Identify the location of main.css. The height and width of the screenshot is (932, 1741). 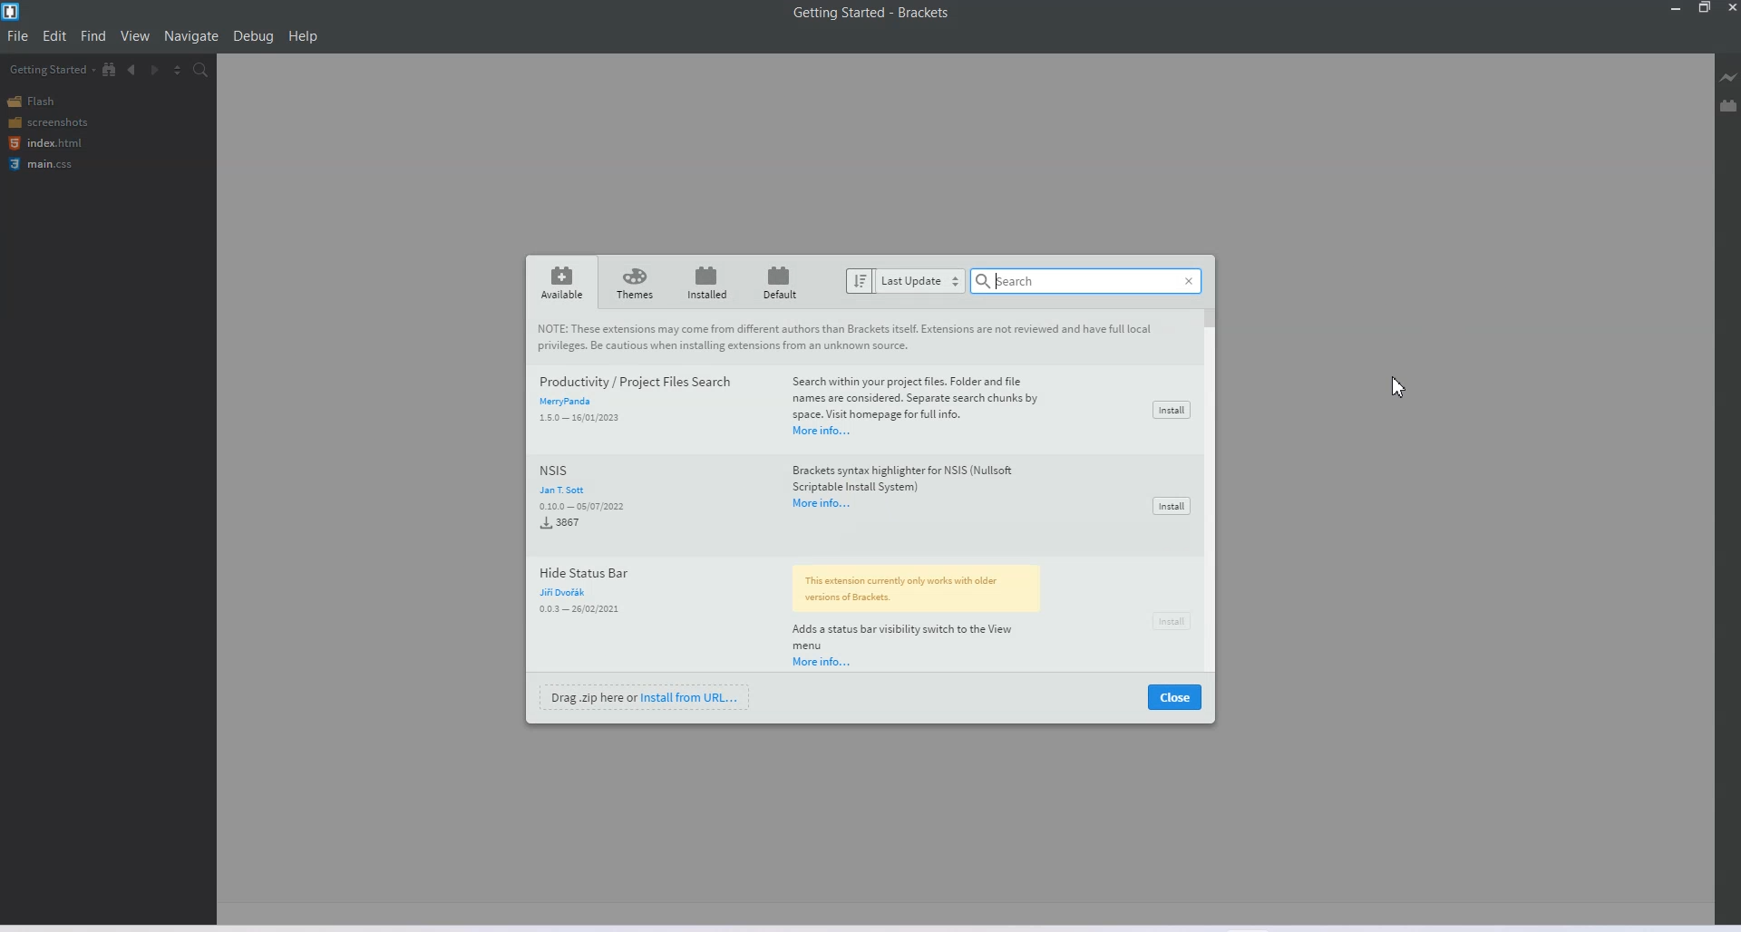
(44, 164).